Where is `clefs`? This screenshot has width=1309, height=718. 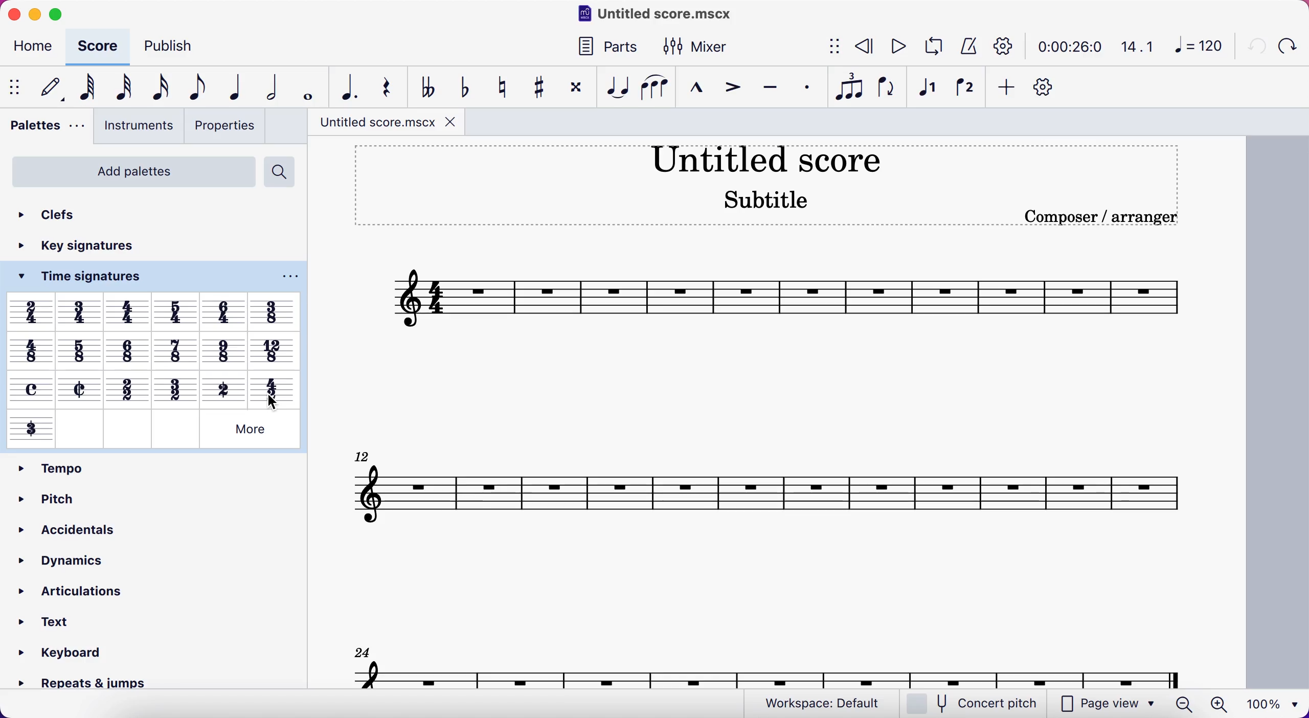 clefs is located at coordinates (55, 212).